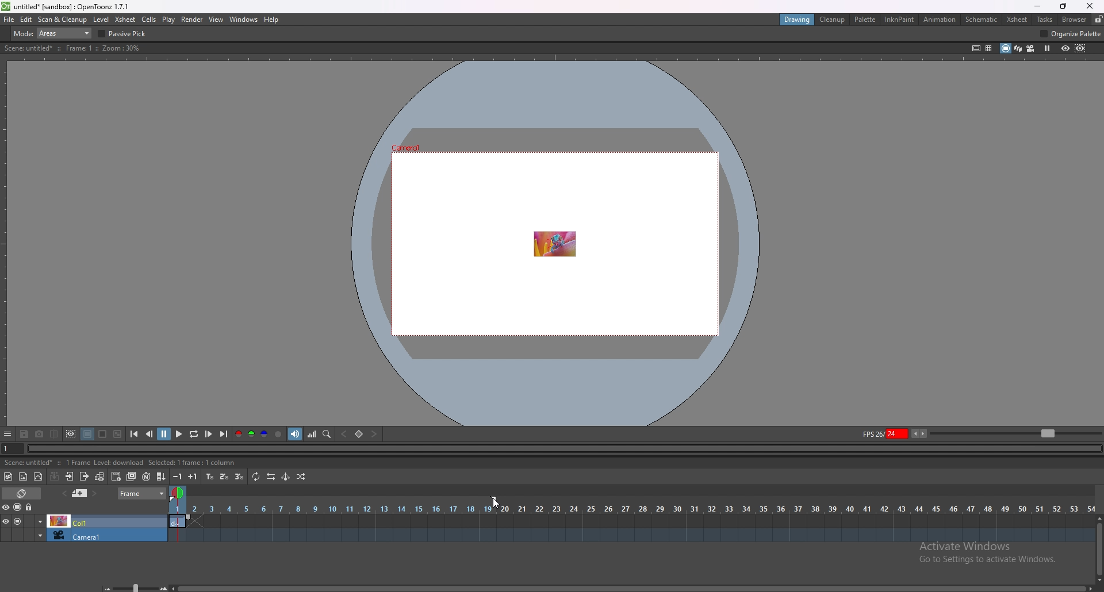  I want to click on reframe on 2s, so click(225, 476).